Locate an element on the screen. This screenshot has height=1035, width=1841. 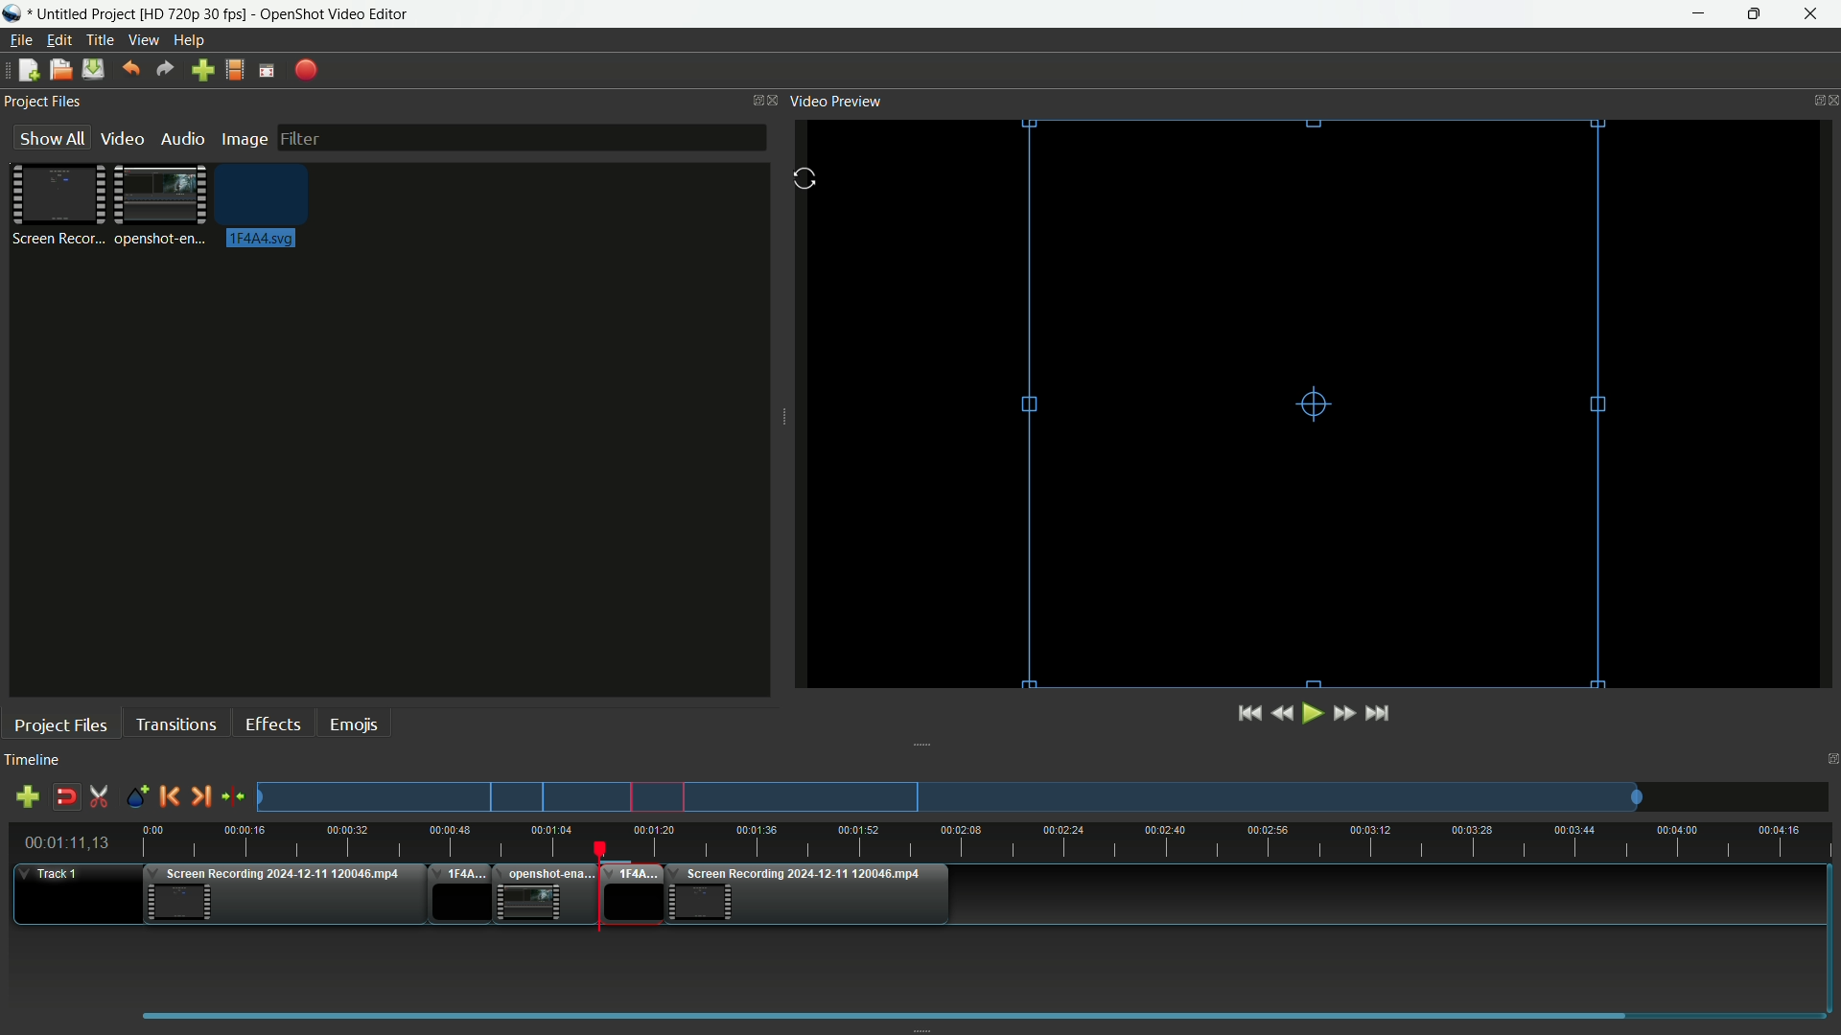
Video one in timeline is located at coordinates (281, 898).